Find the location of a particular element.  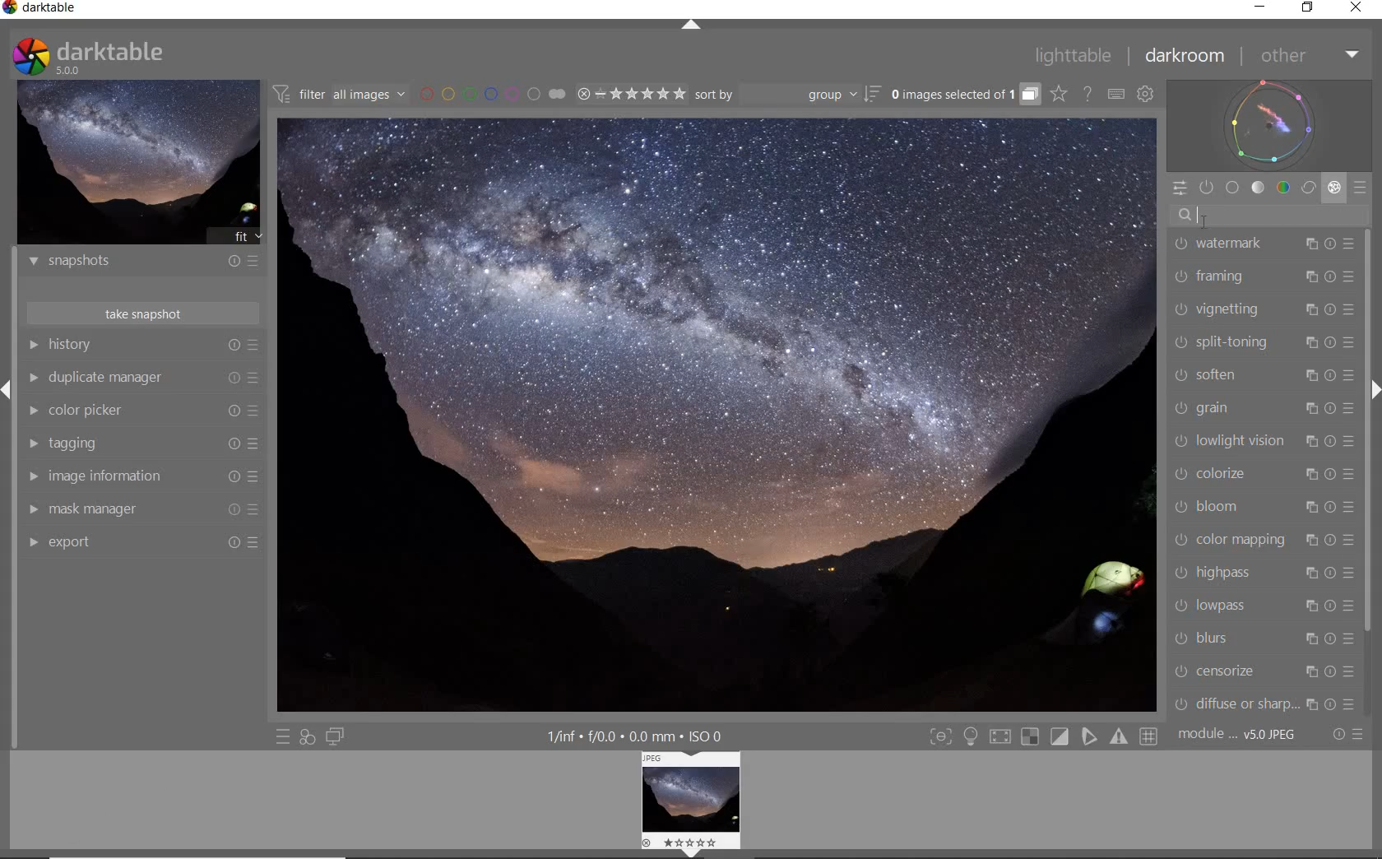

reset parameters is located at coordinates (1332, 603).